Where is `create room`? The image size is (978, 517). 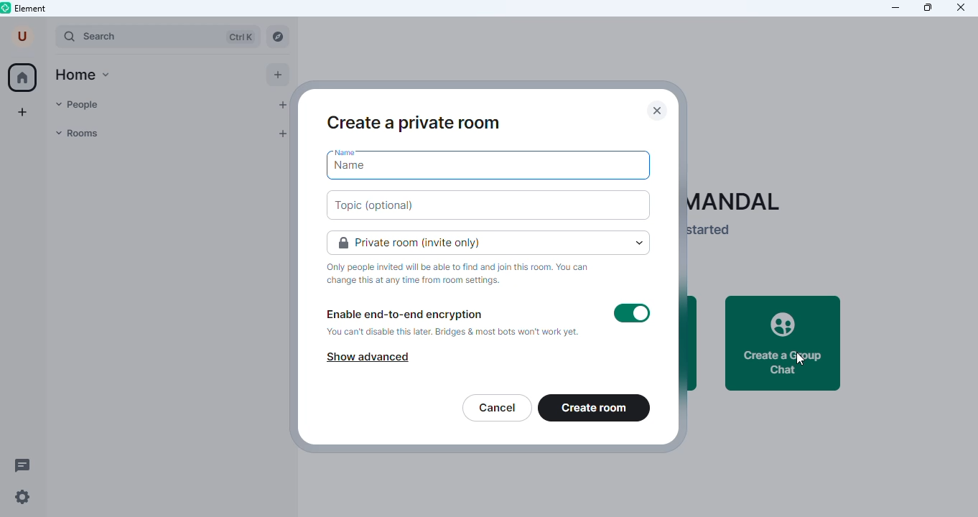 create room is located at coordinates (595, 408).